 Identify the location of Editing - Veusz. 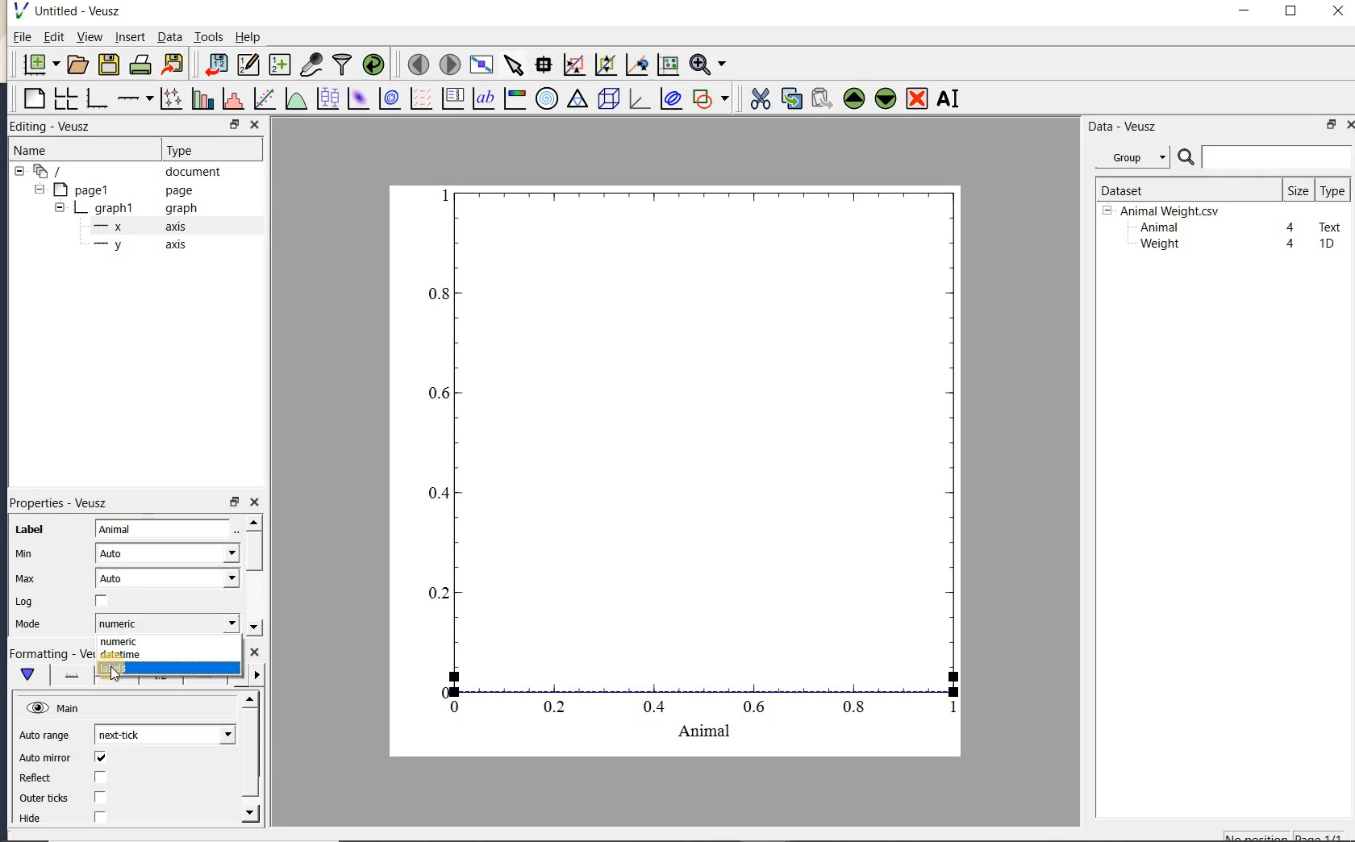
(59, 127).